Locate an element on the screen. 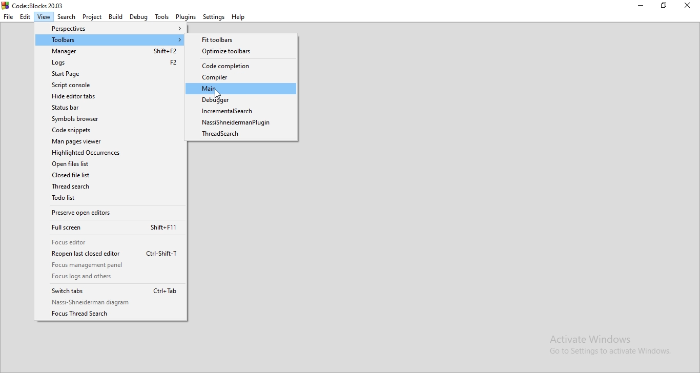 Image resolution: width=700 pixels, height=373 pixels. Search  is located at coordinates (67, 17).